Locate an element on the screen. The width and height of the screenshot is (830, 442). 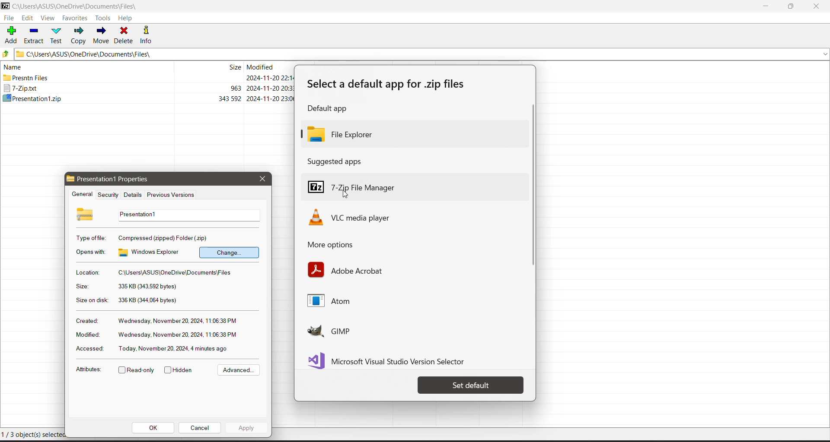
OK is located at coordinates (153, 428).